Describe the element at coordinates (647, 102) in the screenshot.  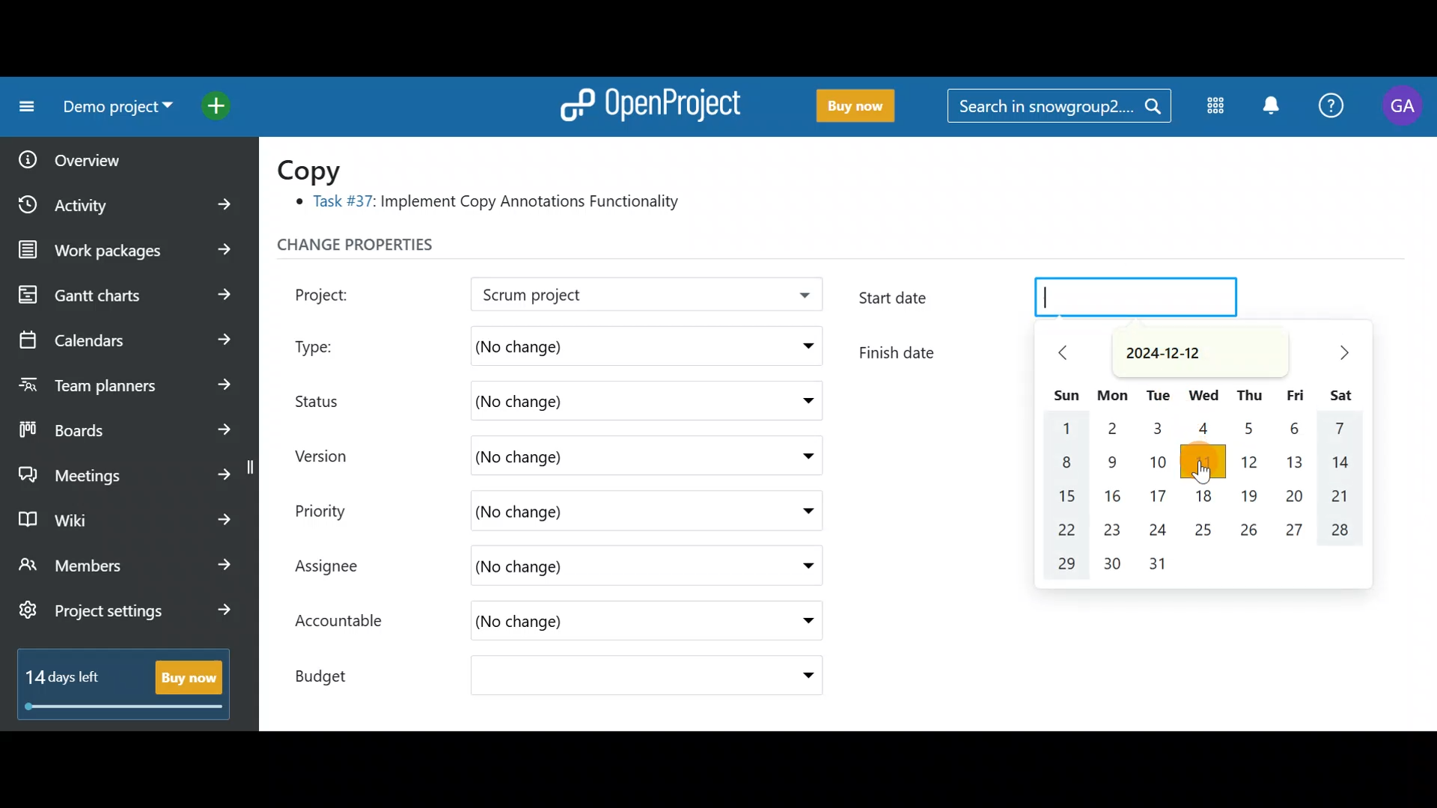
I see `OpenProject` at that location.